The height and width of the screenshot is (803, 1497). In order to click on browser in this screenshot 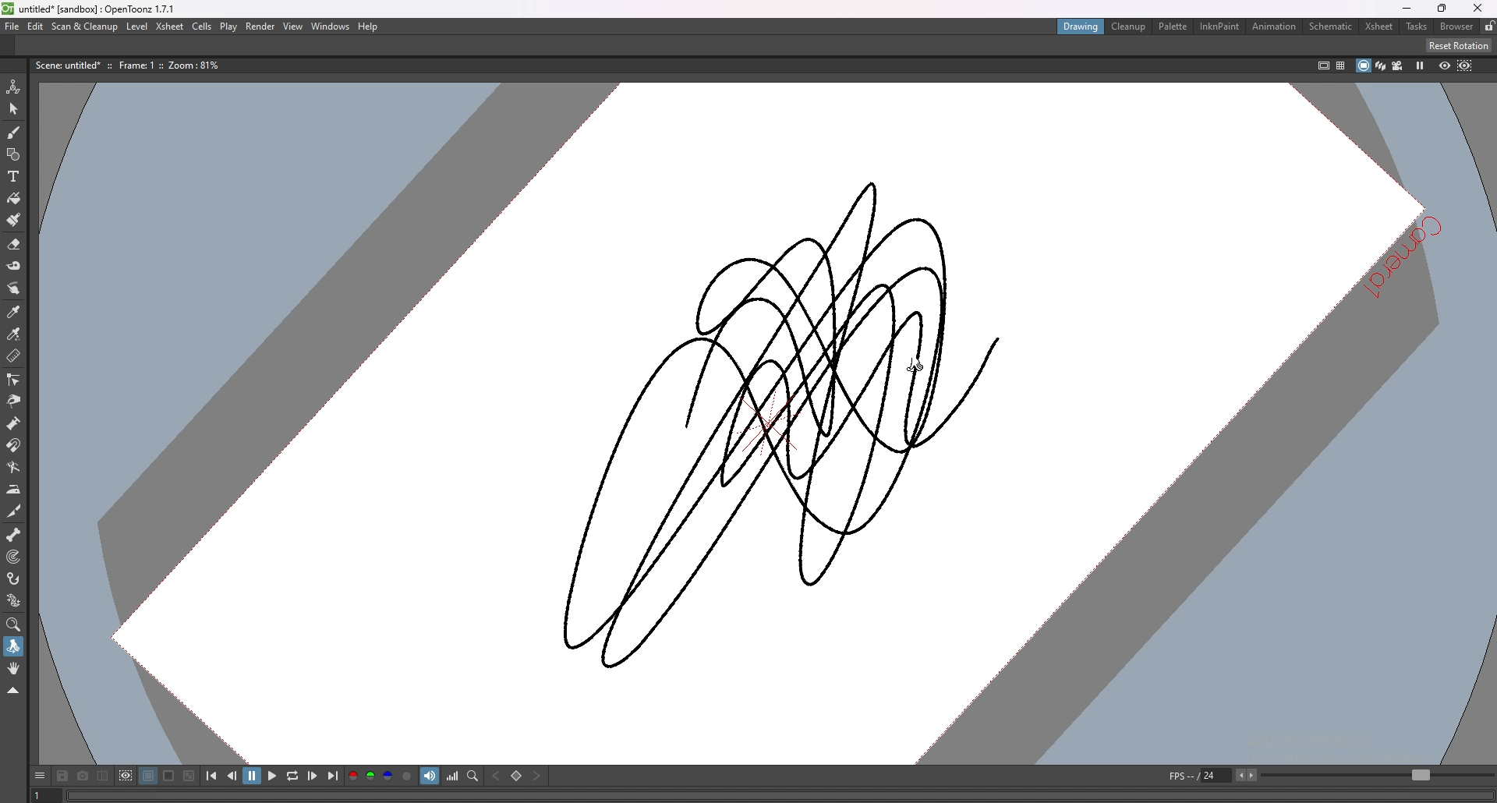, I will do `click(1457, 26)`.